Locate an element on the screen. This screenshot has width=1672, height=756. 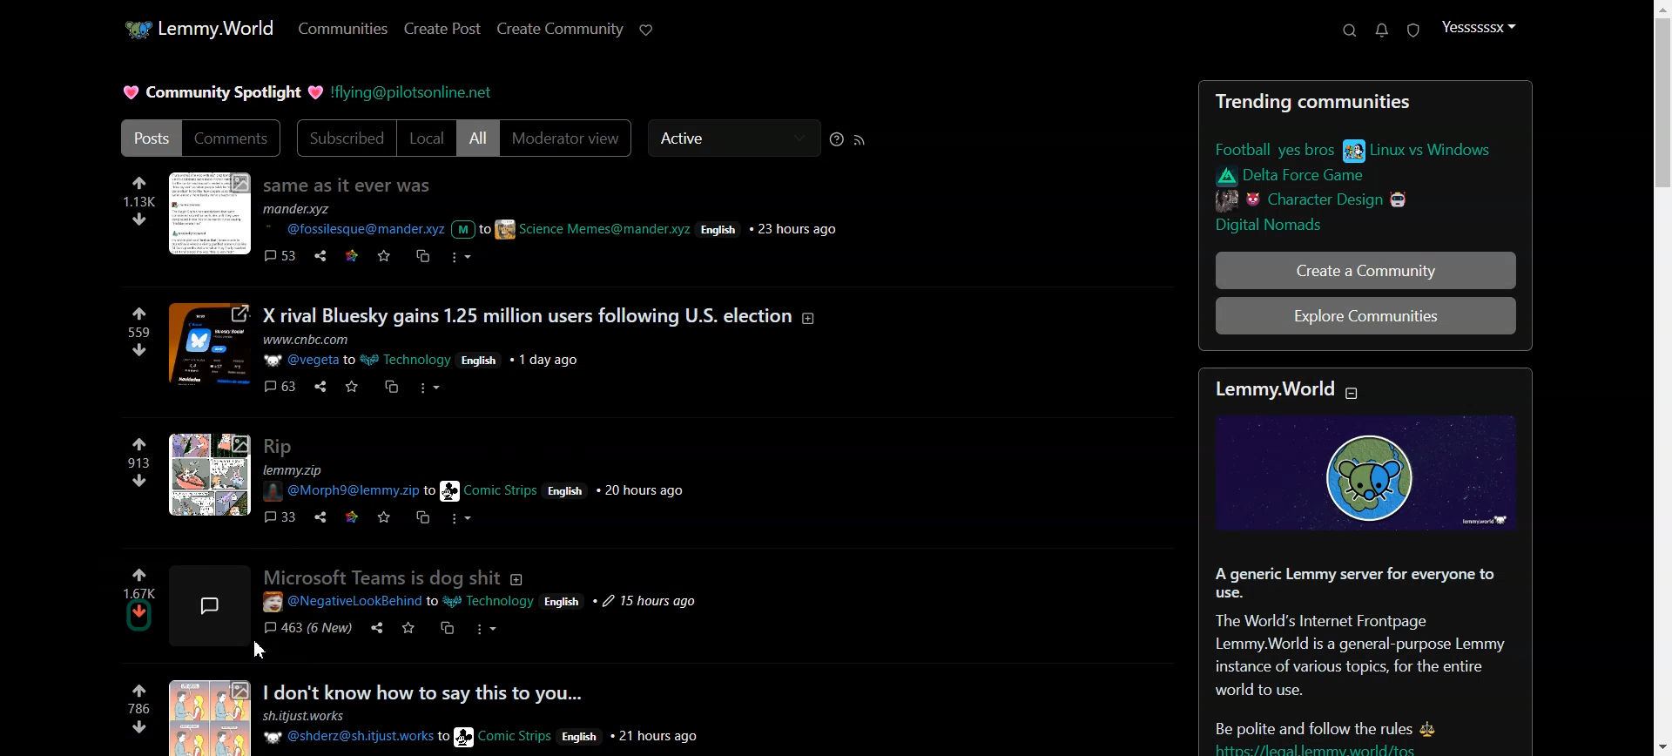
Text is located at coordinates (221, 91).